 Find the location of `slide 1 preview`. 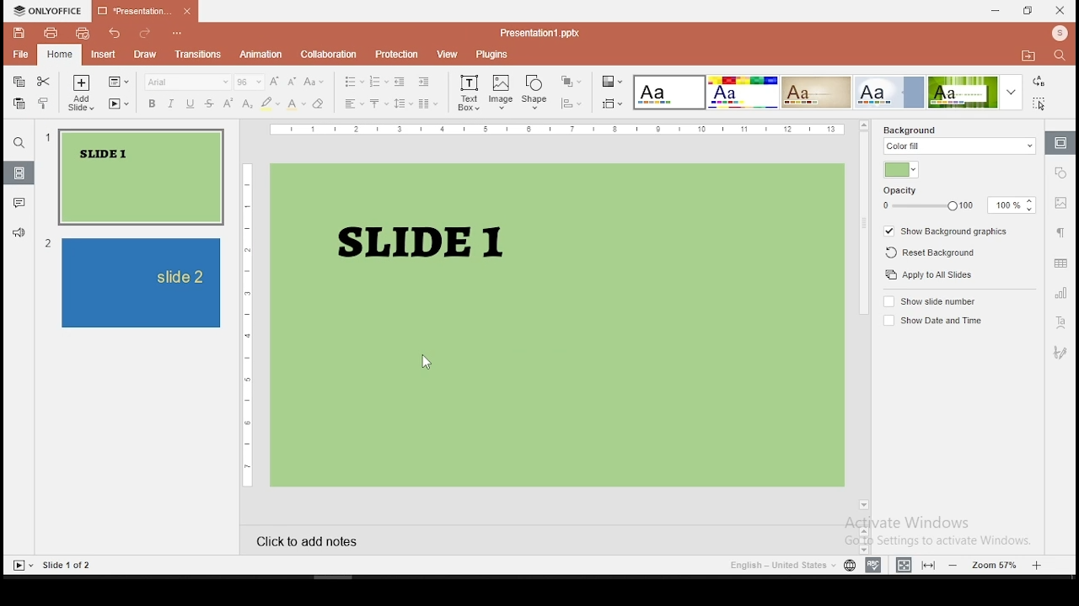

slide 1 preview is located at coordinates (135, 178).